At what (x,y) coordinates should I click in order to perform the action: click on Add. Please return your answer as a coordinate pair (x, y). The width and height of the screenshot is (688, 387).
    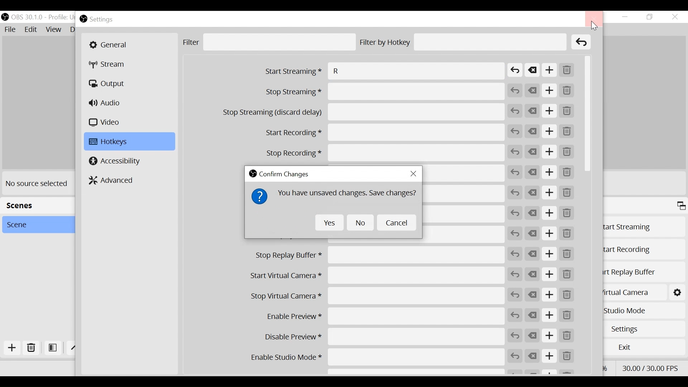
    Looking at the image, I should click on (549, 192).